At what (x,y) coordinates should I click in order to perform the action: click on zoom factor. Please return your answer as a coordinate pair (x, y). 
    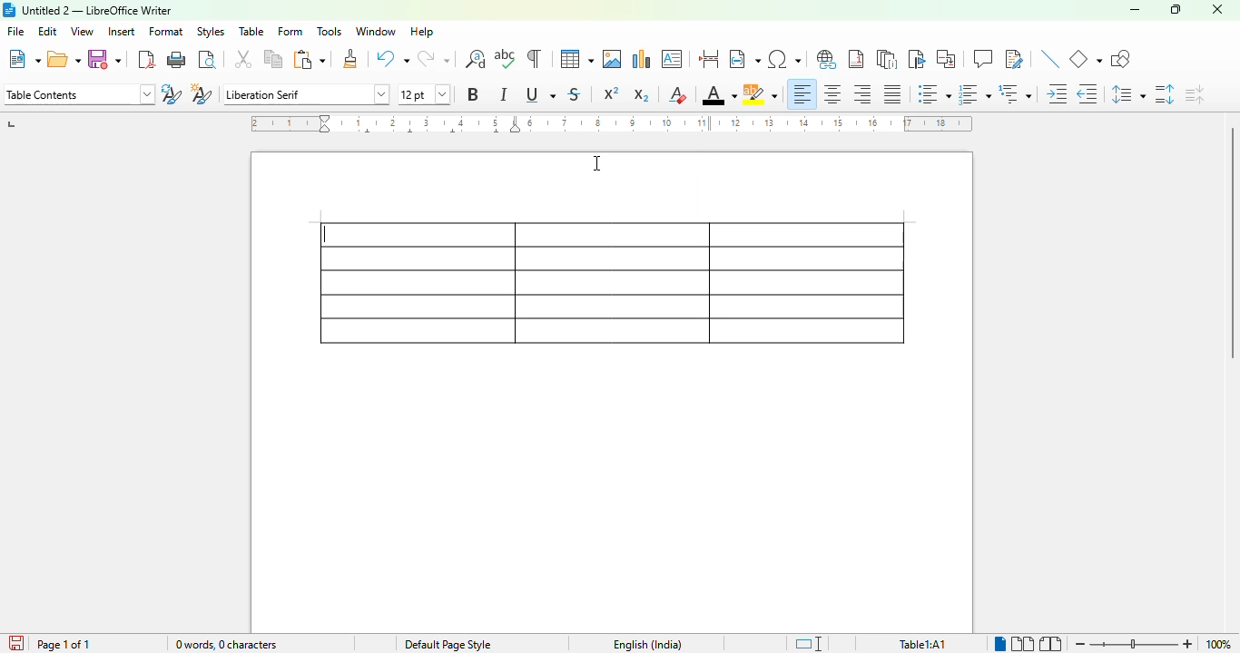
    Looking at the image, I should click on (1217, 644).